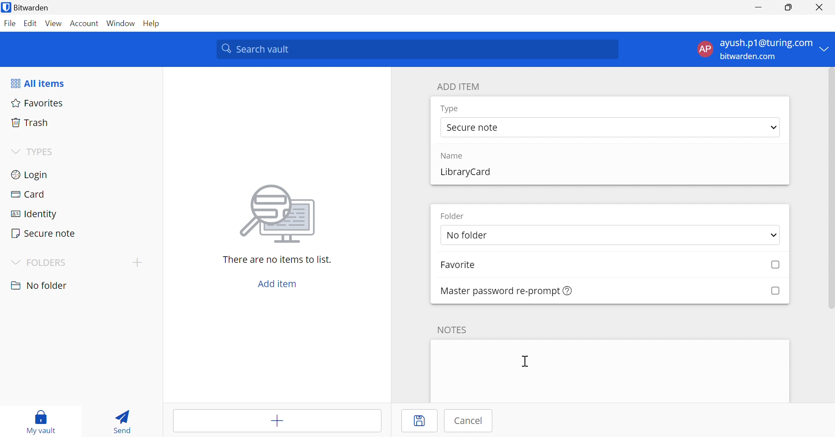 The width and height of the screenshot is (835, 437). What do you see at coordinates (79, 232) in the screenshot?
I see `Secure note` at bounding box center [79, 232].